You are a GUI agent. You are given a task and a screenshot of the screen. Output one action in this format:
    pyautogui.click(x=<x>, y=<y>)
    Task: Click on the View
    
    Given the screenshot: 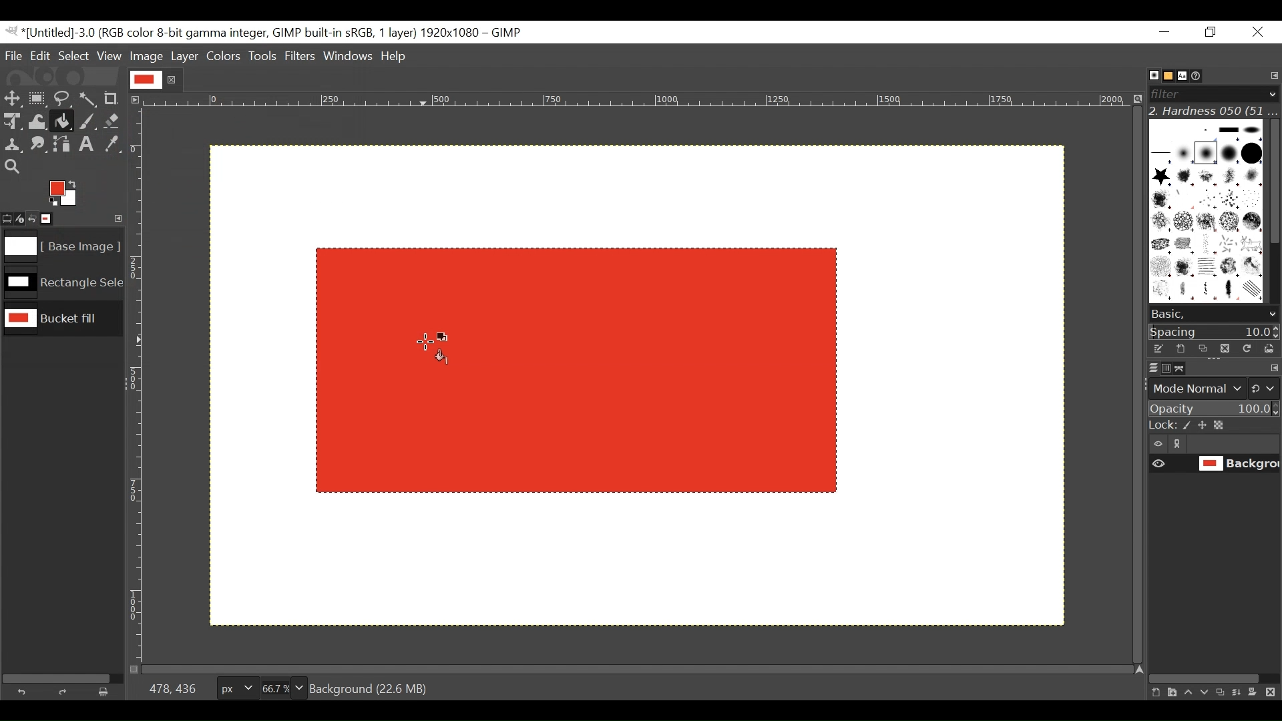 What is the action you would take?
    pyautogui.click(x=110, y=56)
    